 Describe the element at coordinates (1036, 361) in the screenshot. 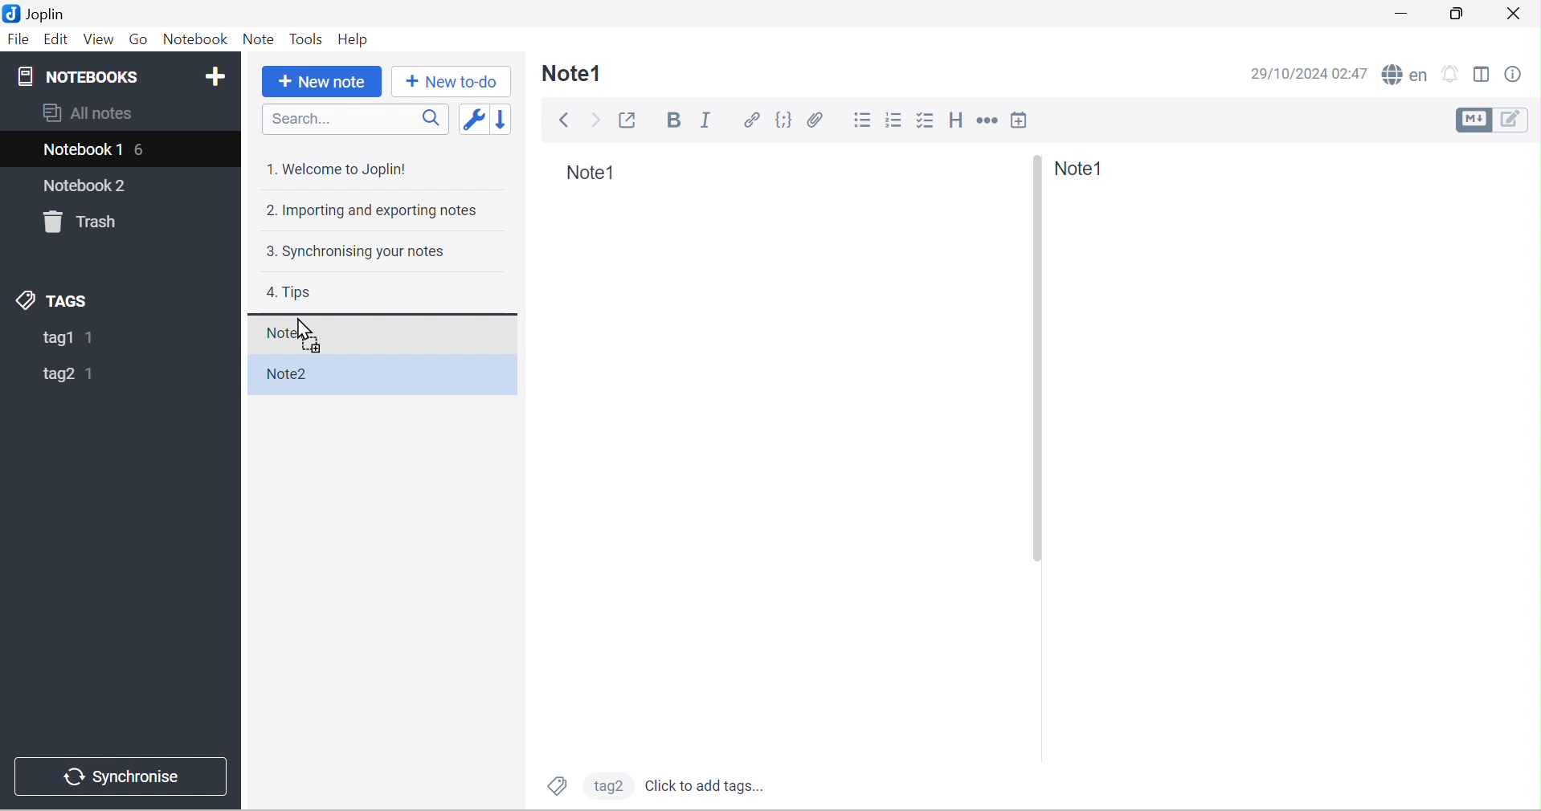

I see `` at that location.